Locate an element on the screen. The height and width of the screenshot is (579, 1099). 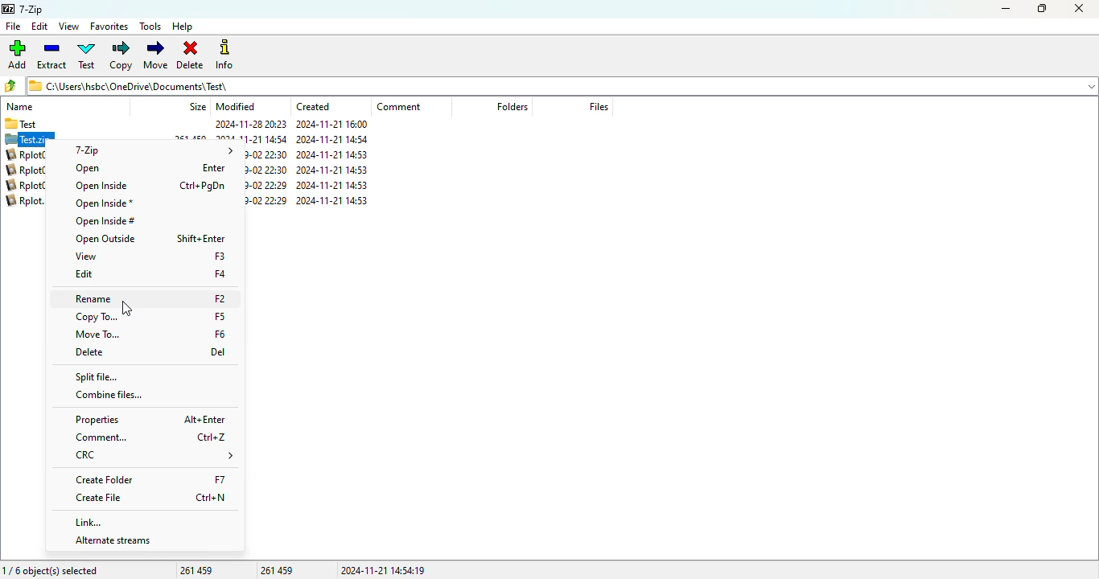
maximize is located at coordinates (1042, 9).